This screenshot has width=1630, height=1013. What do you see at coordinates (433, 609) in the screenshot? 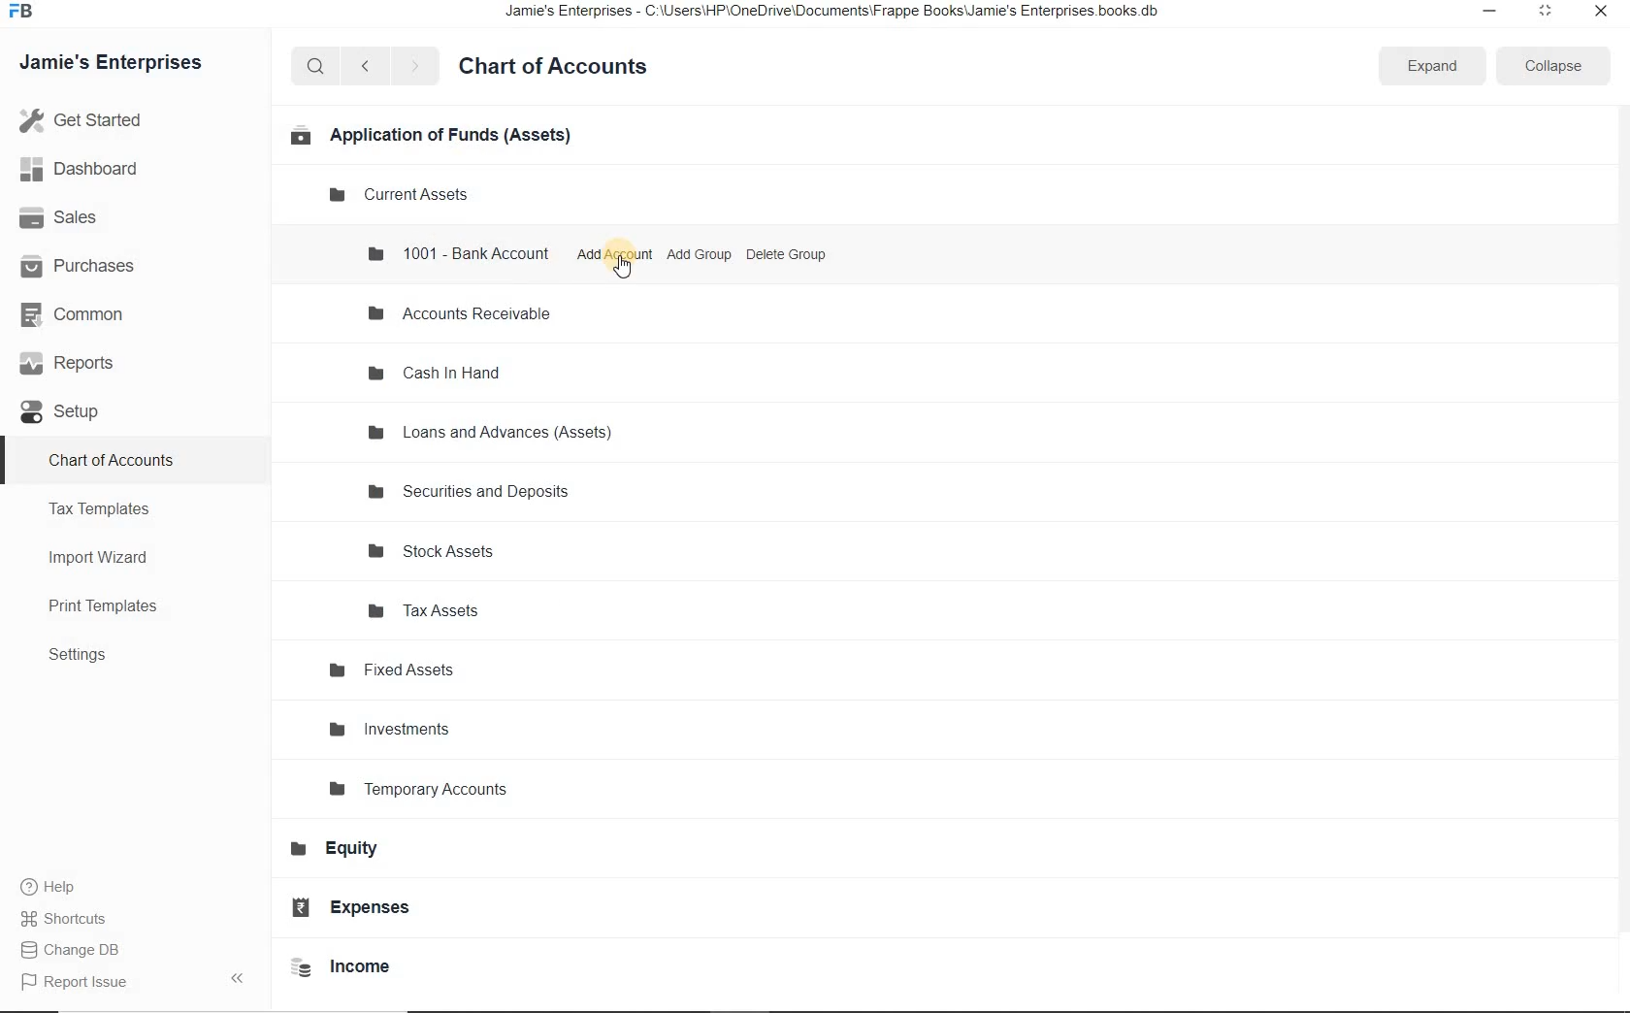
I see `Tax Assets` at bounding box center [433, 609].